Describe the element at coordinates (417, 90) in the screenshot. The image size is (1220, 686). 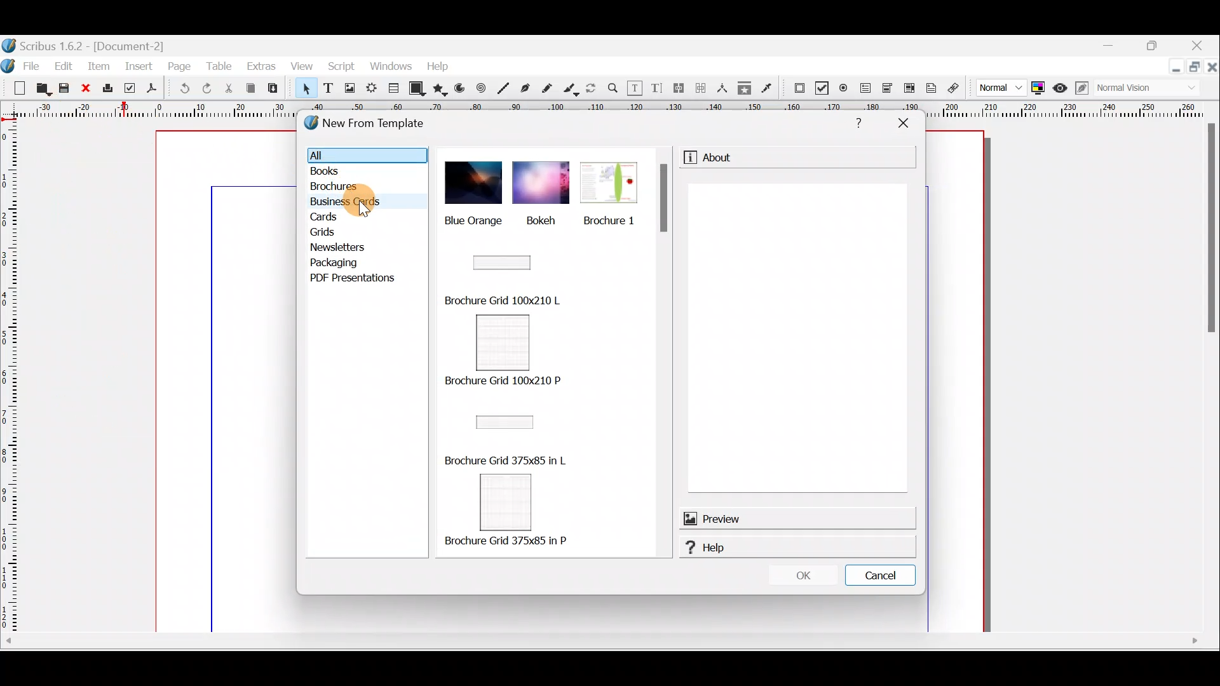
I see `Shape` at that location.